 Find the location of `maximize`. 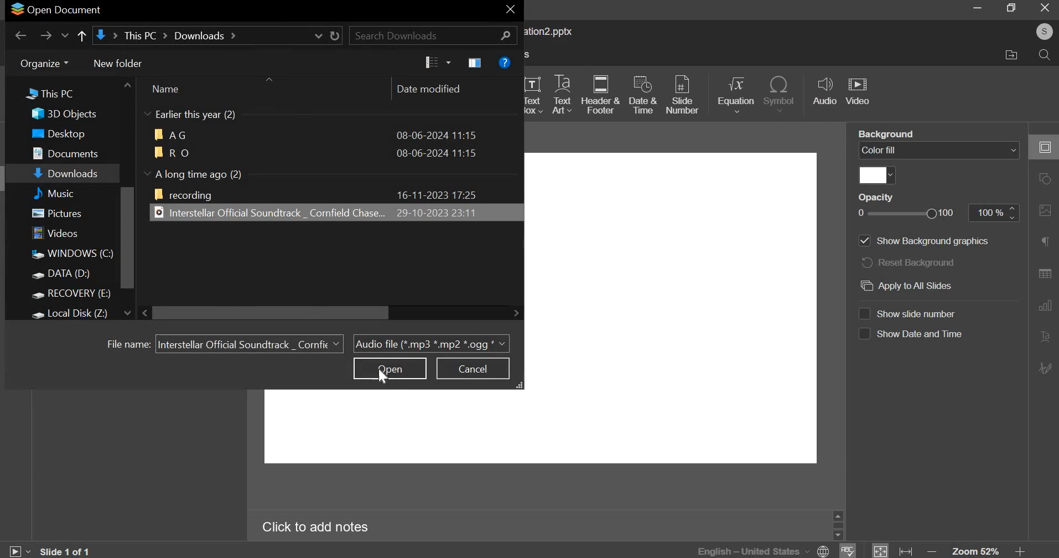

maximize is located at coordinates (1010, 8).